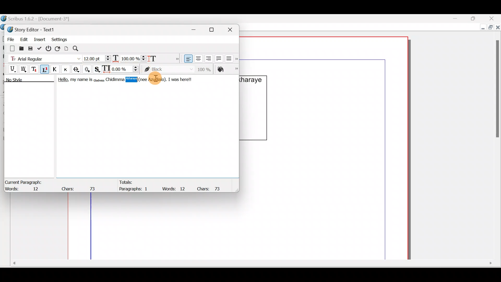 The width and height of the screenshot is (501, 282). Describe the element at coordinates (498, 28) in the screenshot. I see `Close` at that location.